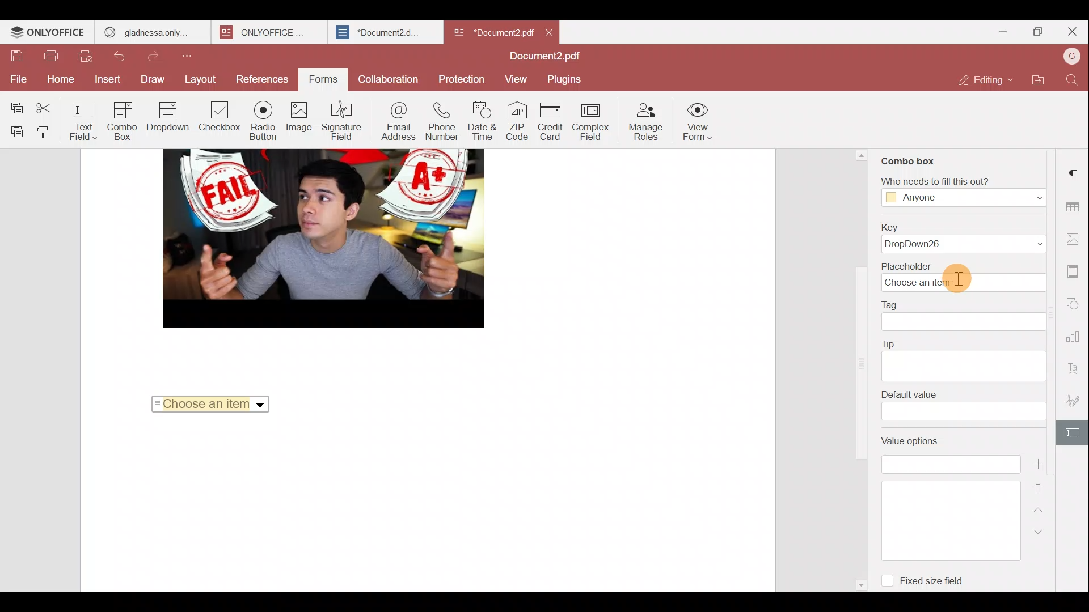 Image resolution: width=1089 pixels, height=612 pixels. Describe the element at coordinates (909, 159) in the screenshot. I see `Combo box` at that location.